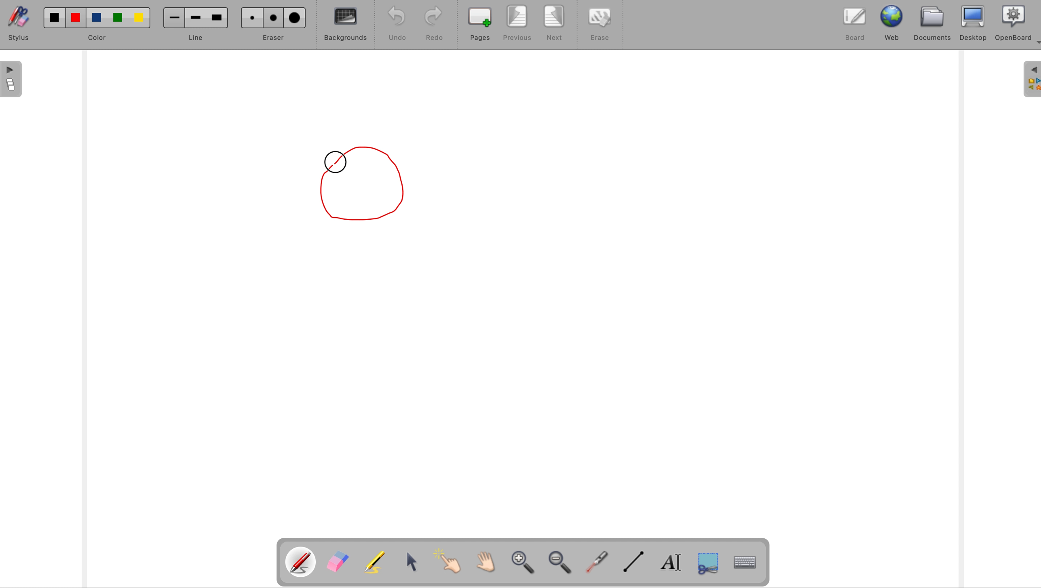 The image size is (1041, 588). I want to click on cursor, so click(337, 162).